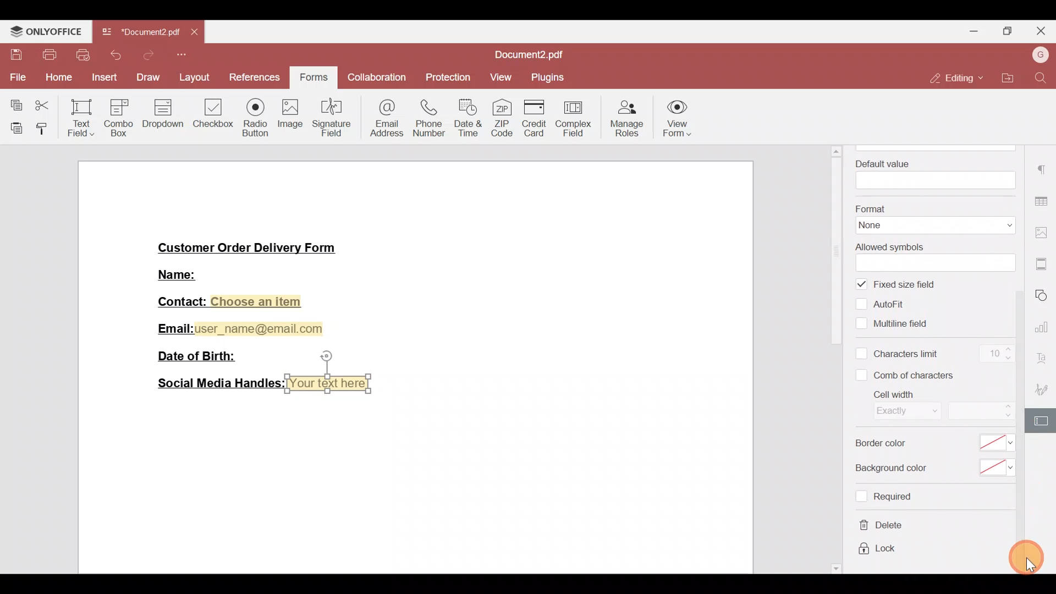 This screenshot has height=594, width=1056. I want to click on Border color, so click(932, 446).